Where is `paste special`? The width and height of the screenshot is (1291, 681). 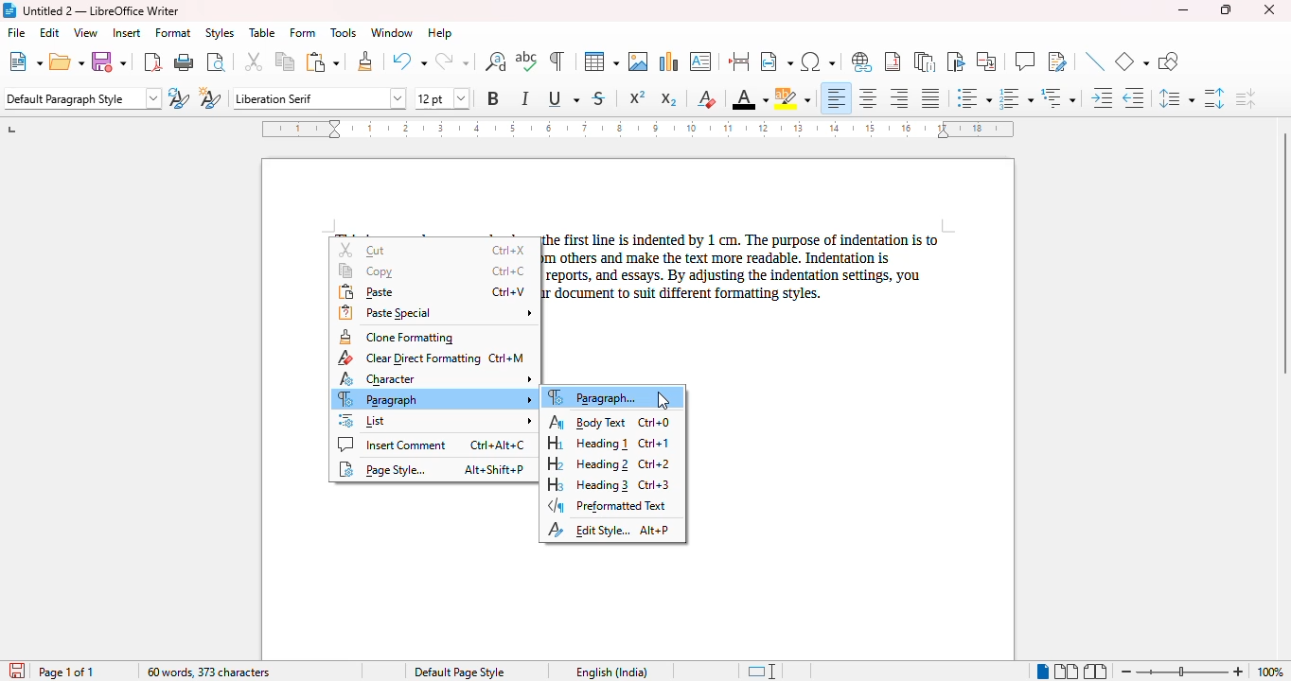 paste special is located at coordinates (435, 313).